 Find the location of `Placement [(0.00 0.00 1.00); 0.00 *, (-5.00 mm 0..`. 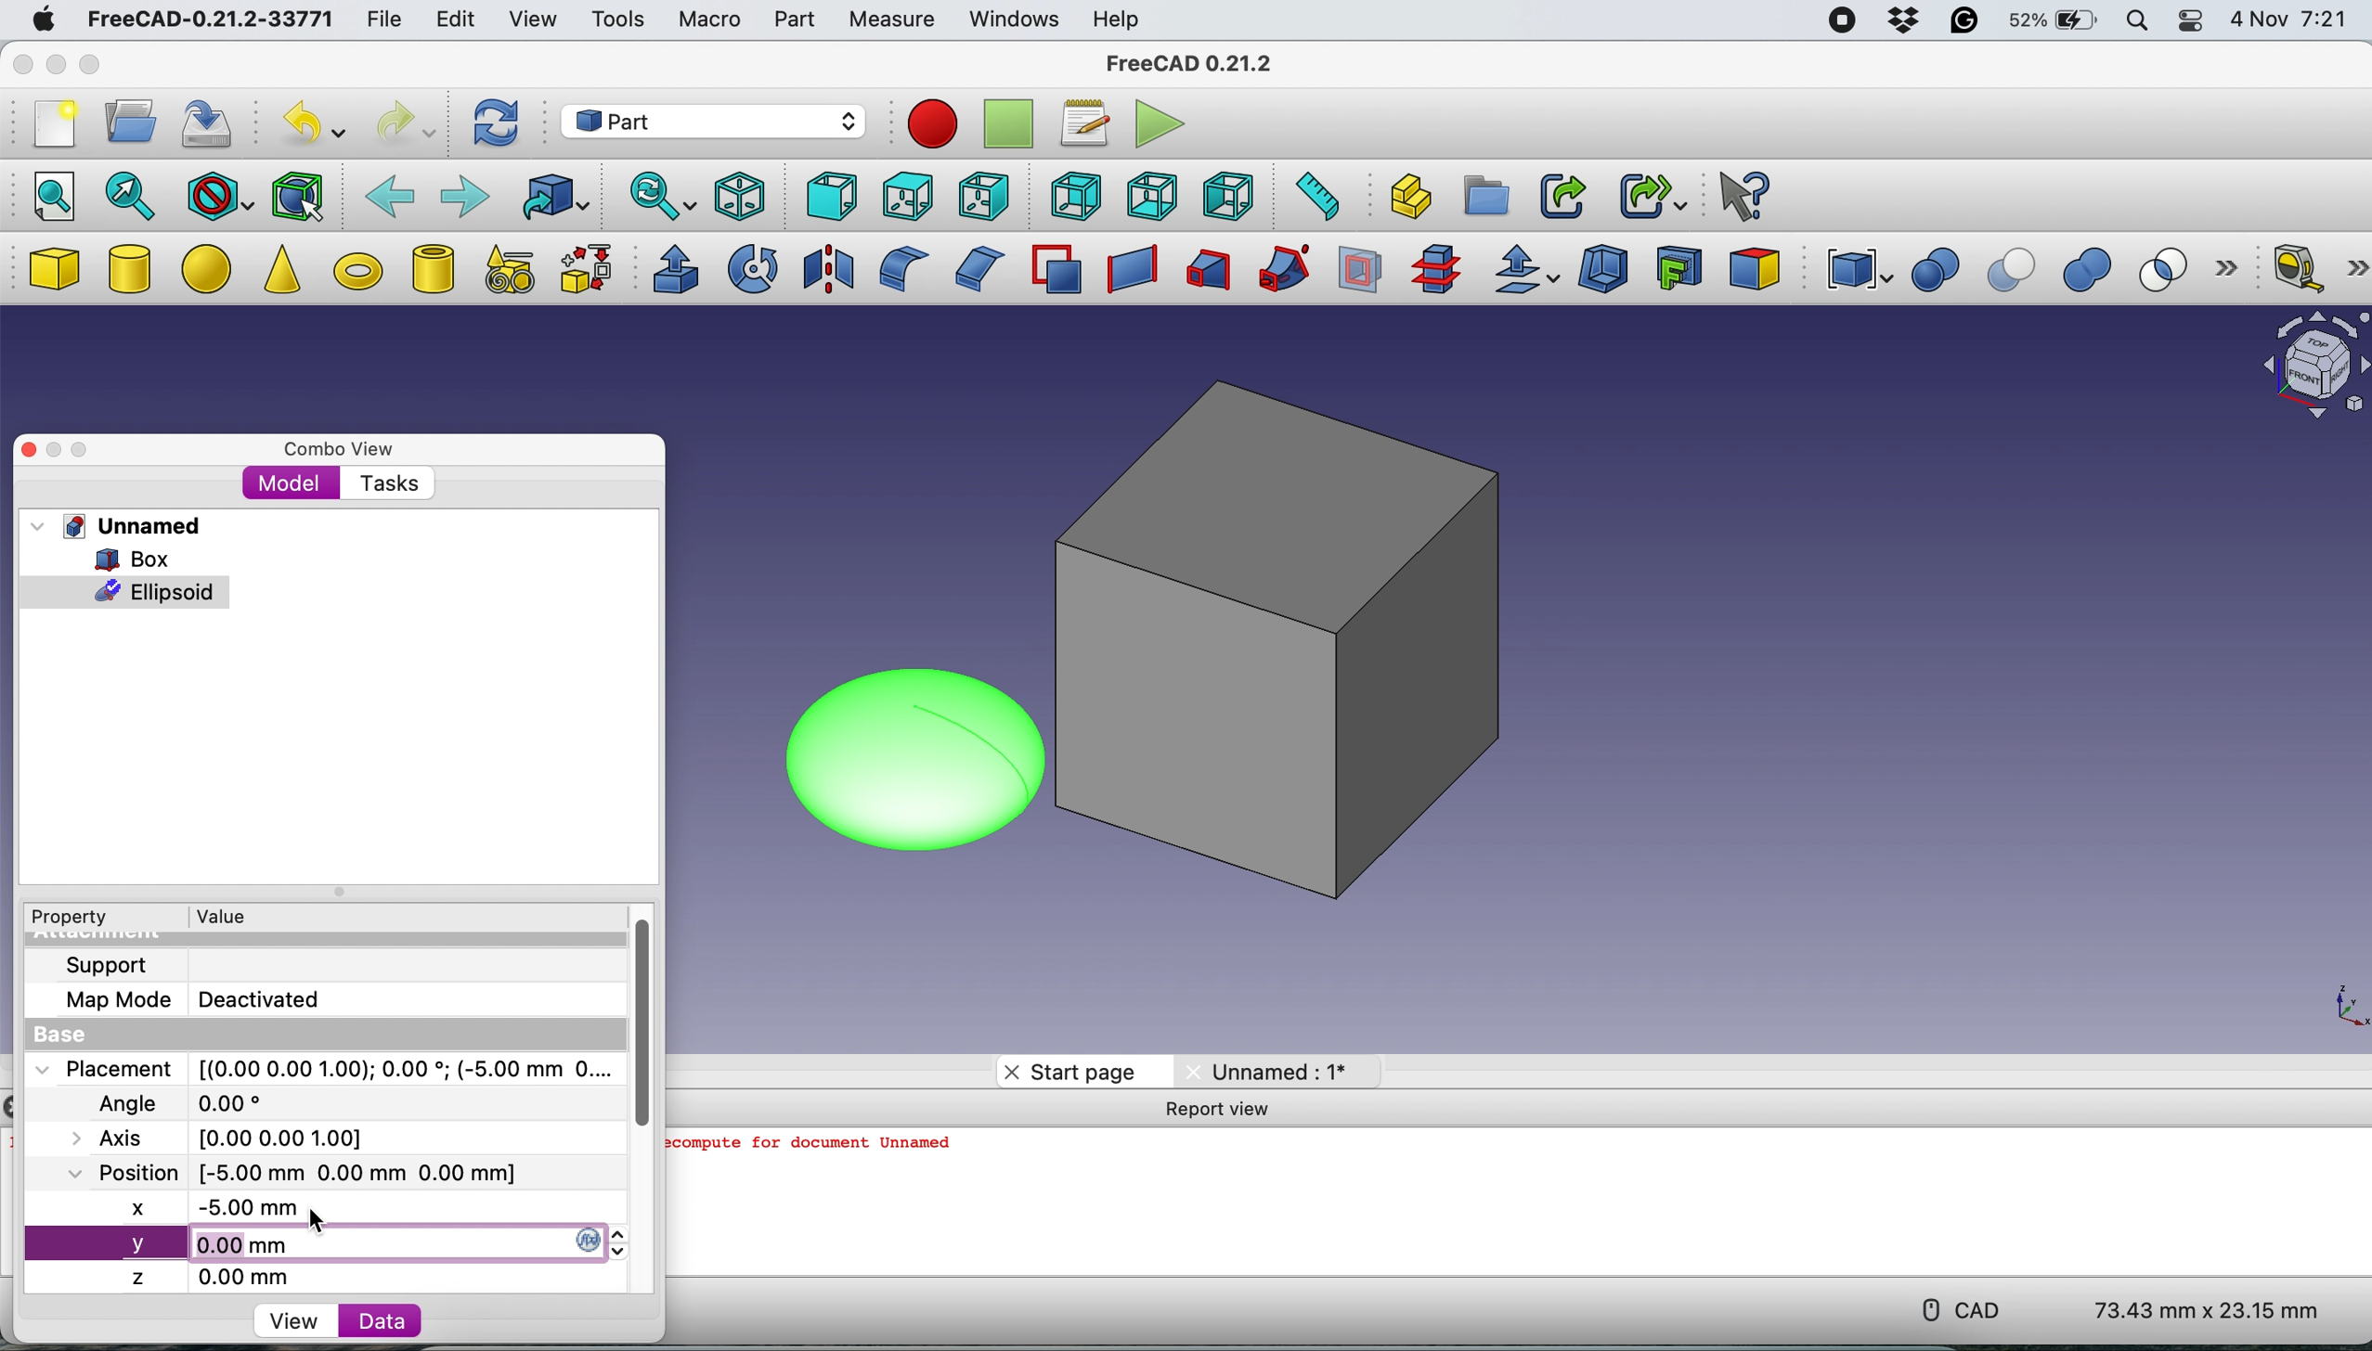

Placement [(0.00 0.00 1.00); 0.00 *, (-5.00 mm 0.. is located at coordinates (320, 1068).